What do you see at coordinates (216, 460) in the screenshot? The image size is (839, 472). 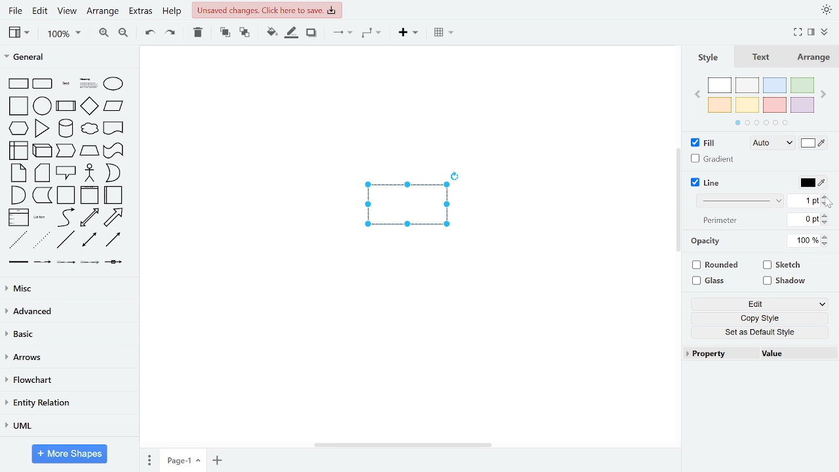 I see `add page` at bounding box center [216, 460].